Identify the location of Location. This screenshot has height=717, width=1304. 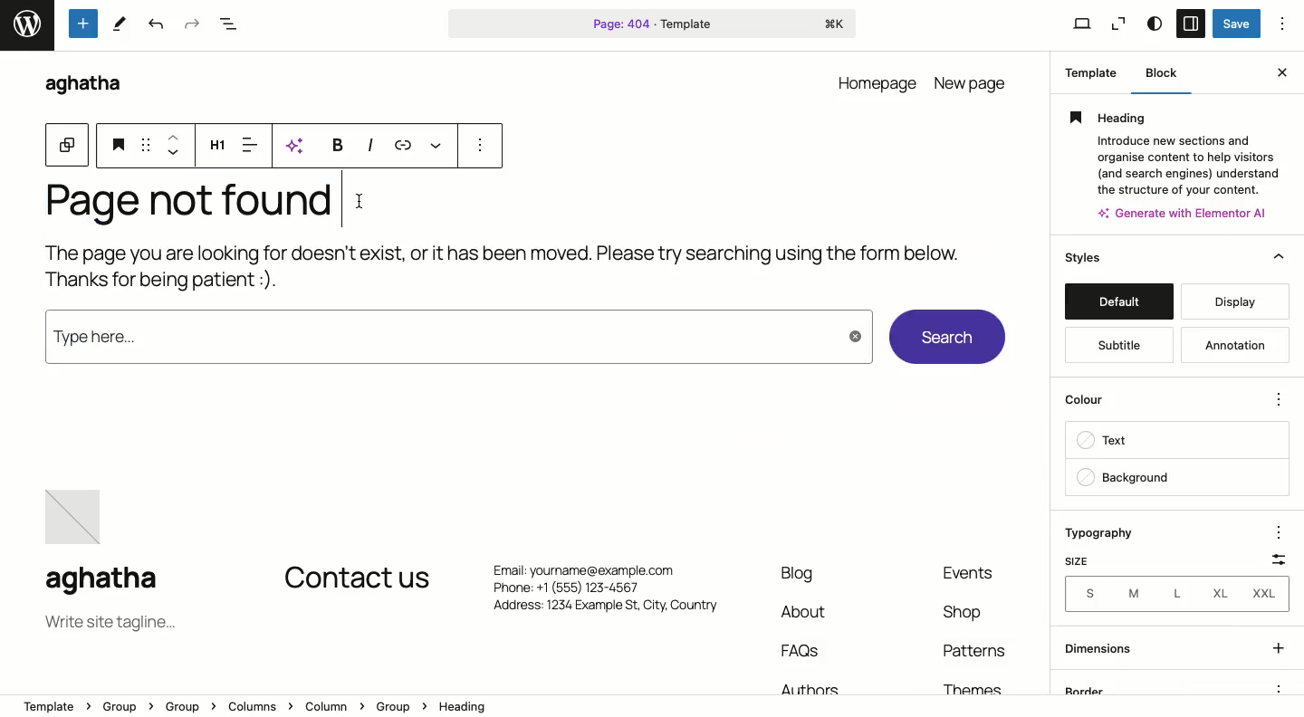
(653, 708).